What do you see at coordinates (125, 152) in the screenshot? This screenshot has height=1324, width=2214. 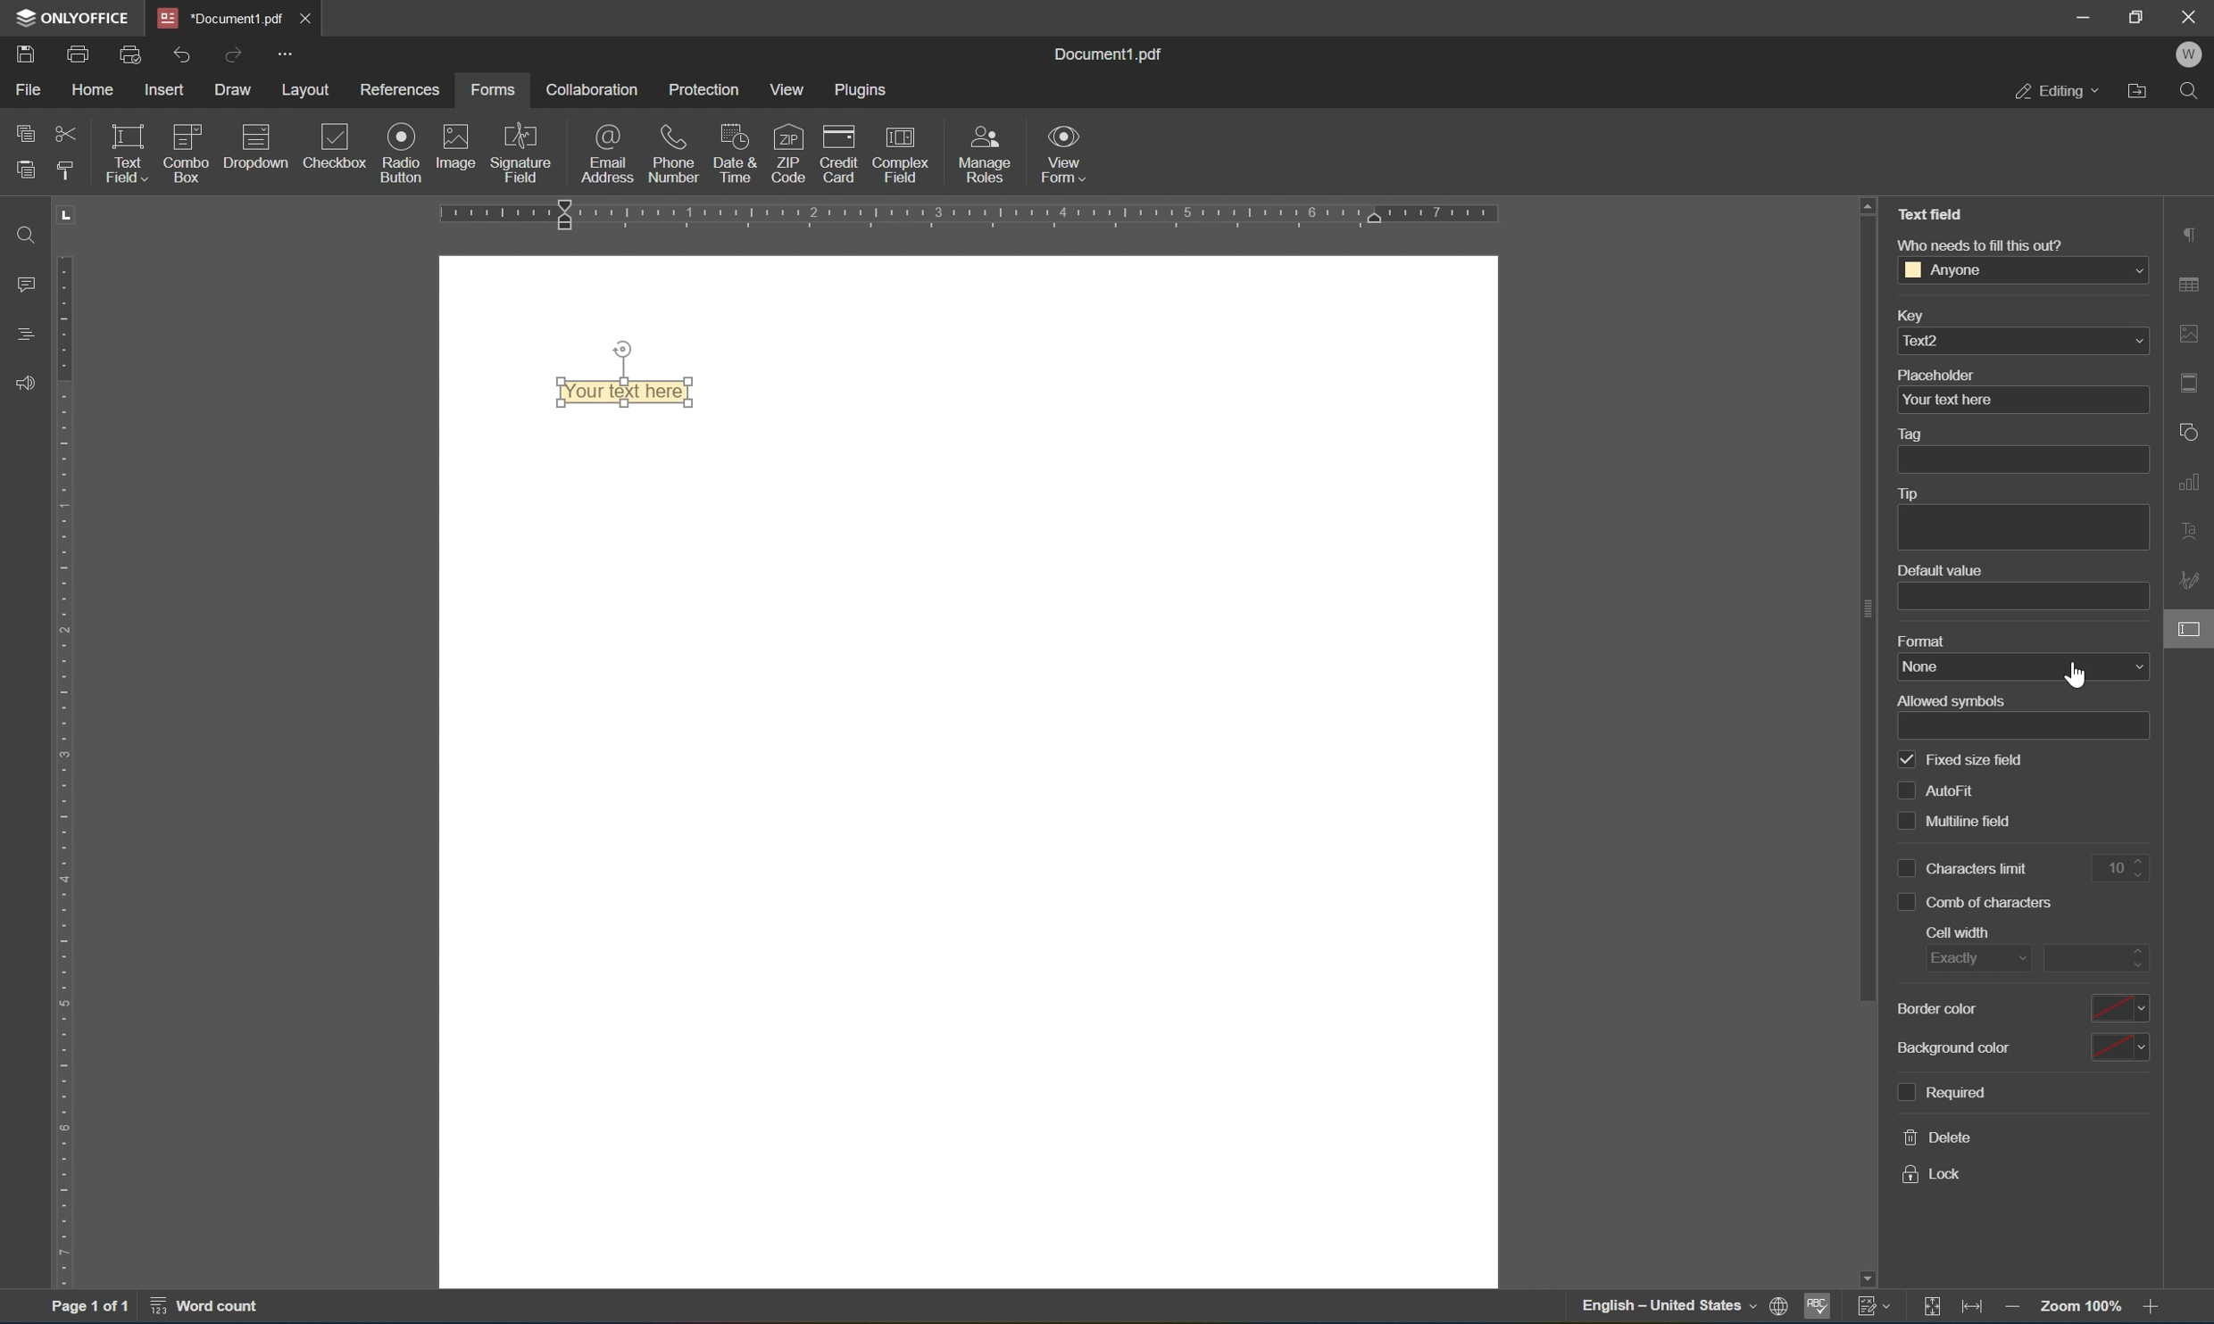 I see `text field` at bounding box center [125, 152].